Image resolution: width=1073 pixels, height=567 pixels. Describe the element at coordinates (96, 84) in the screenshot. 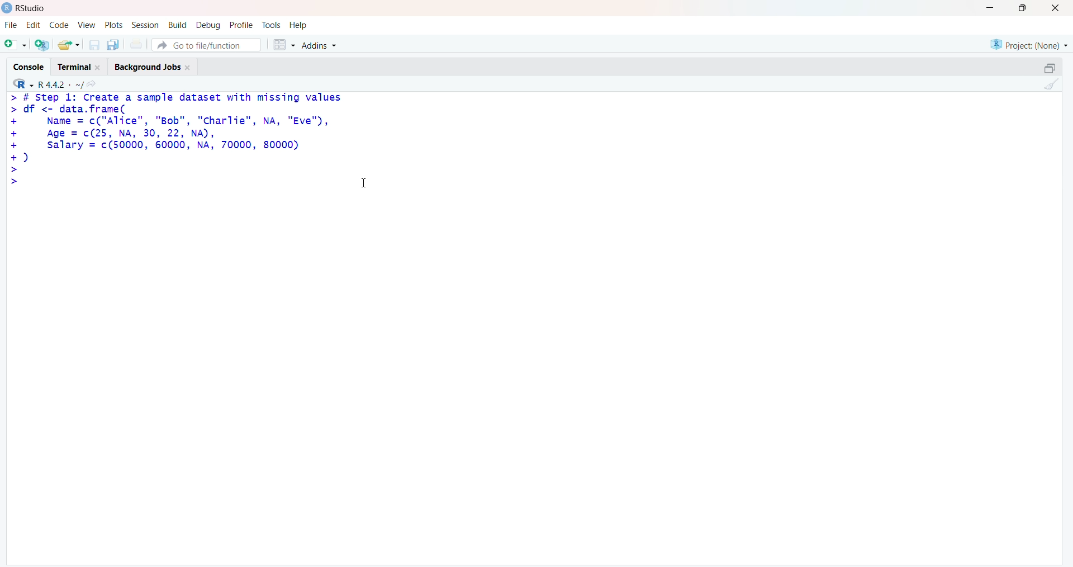

I see `View the current working directory` at that location.